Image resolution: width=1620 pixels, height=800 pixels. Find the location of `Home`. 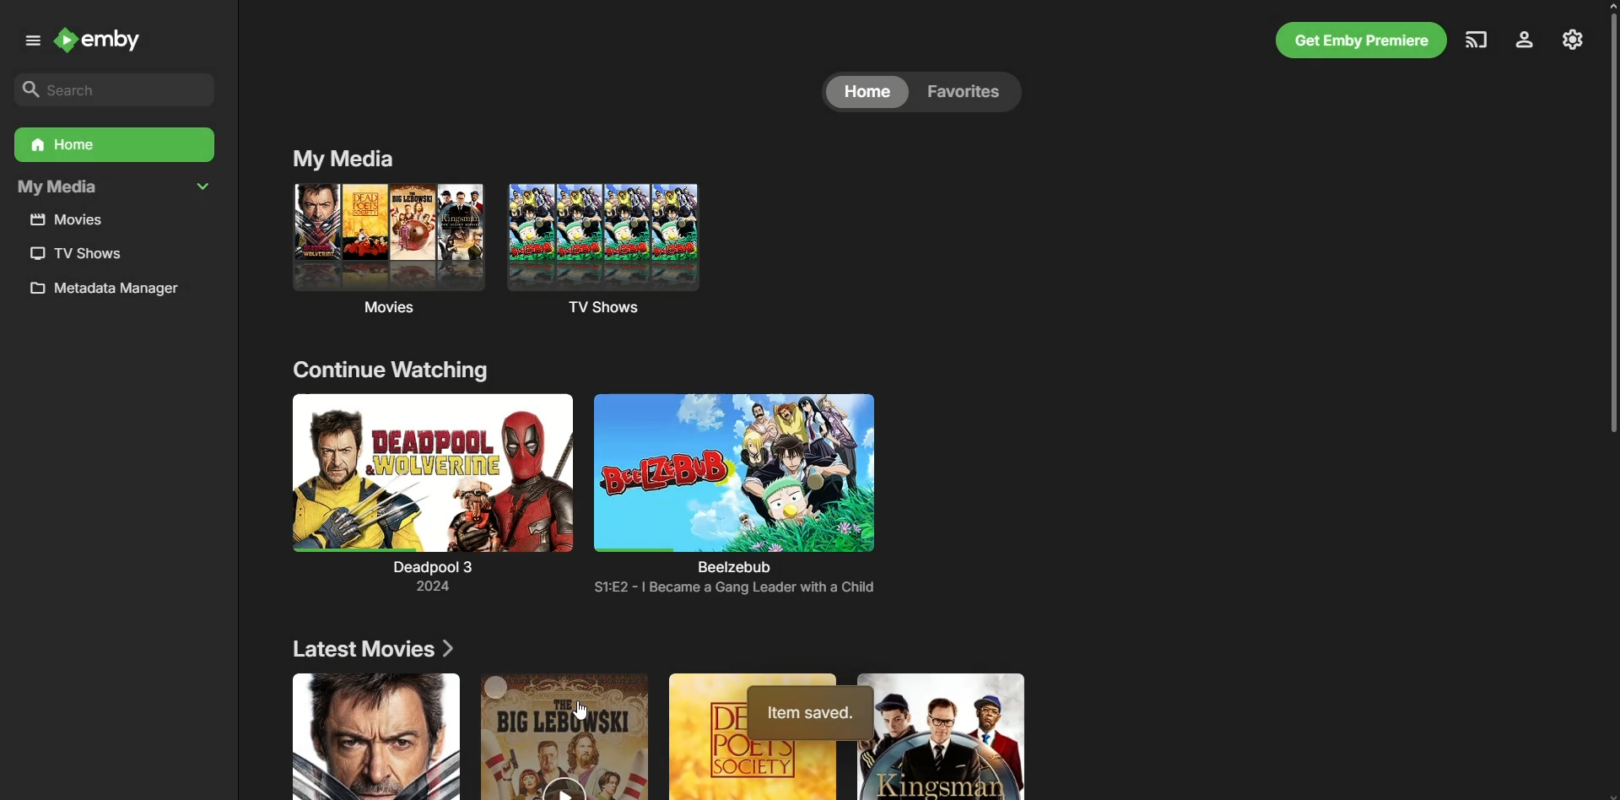

Home is located at coordinates (112, 145).